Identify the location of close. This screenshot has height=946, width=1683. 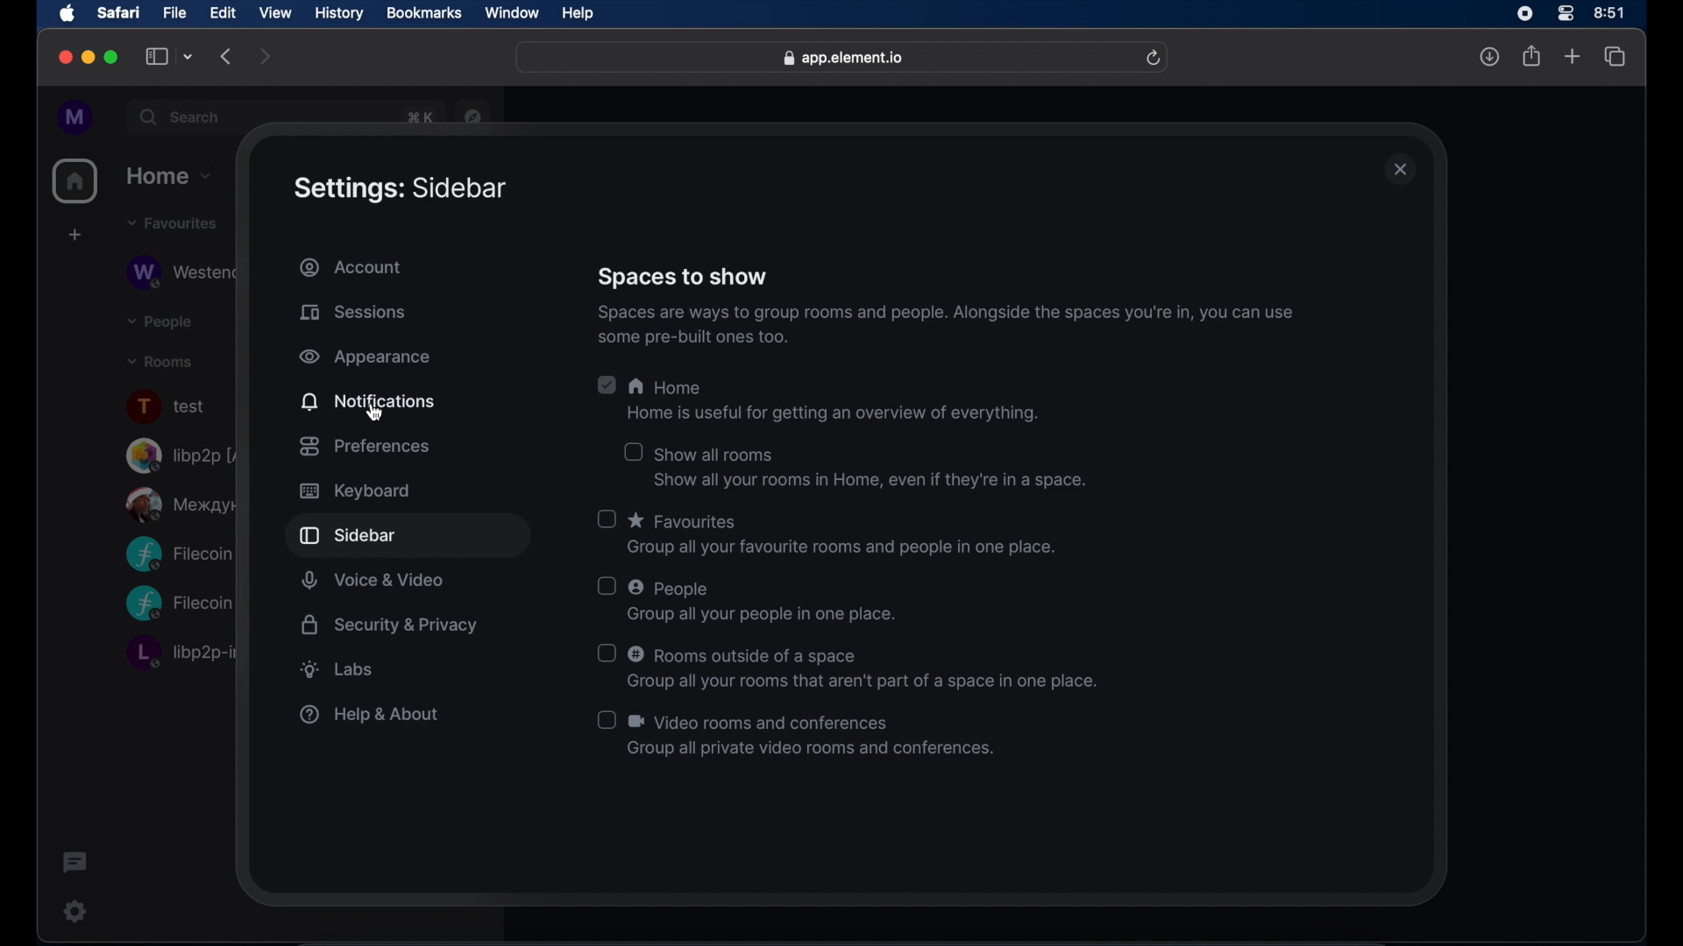
(1401, 171).